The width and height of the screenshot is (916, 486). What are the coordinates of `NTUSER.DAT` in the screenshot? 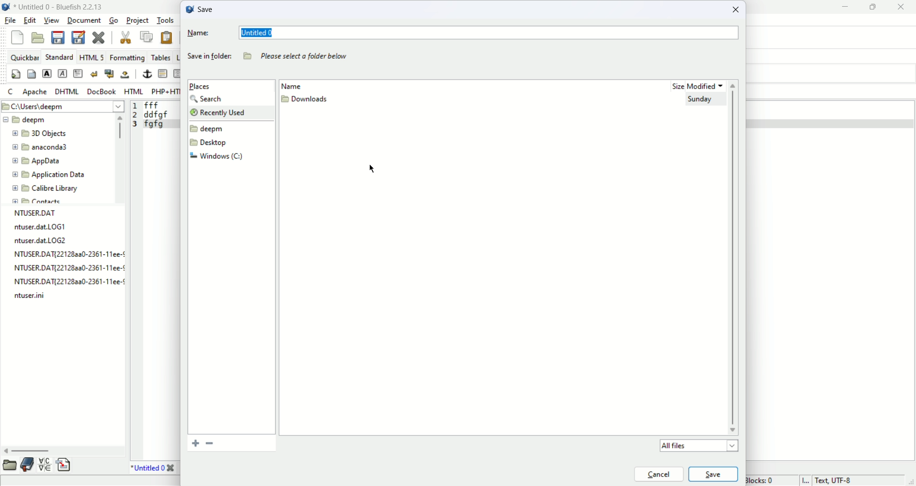 It's located at (35, 213).